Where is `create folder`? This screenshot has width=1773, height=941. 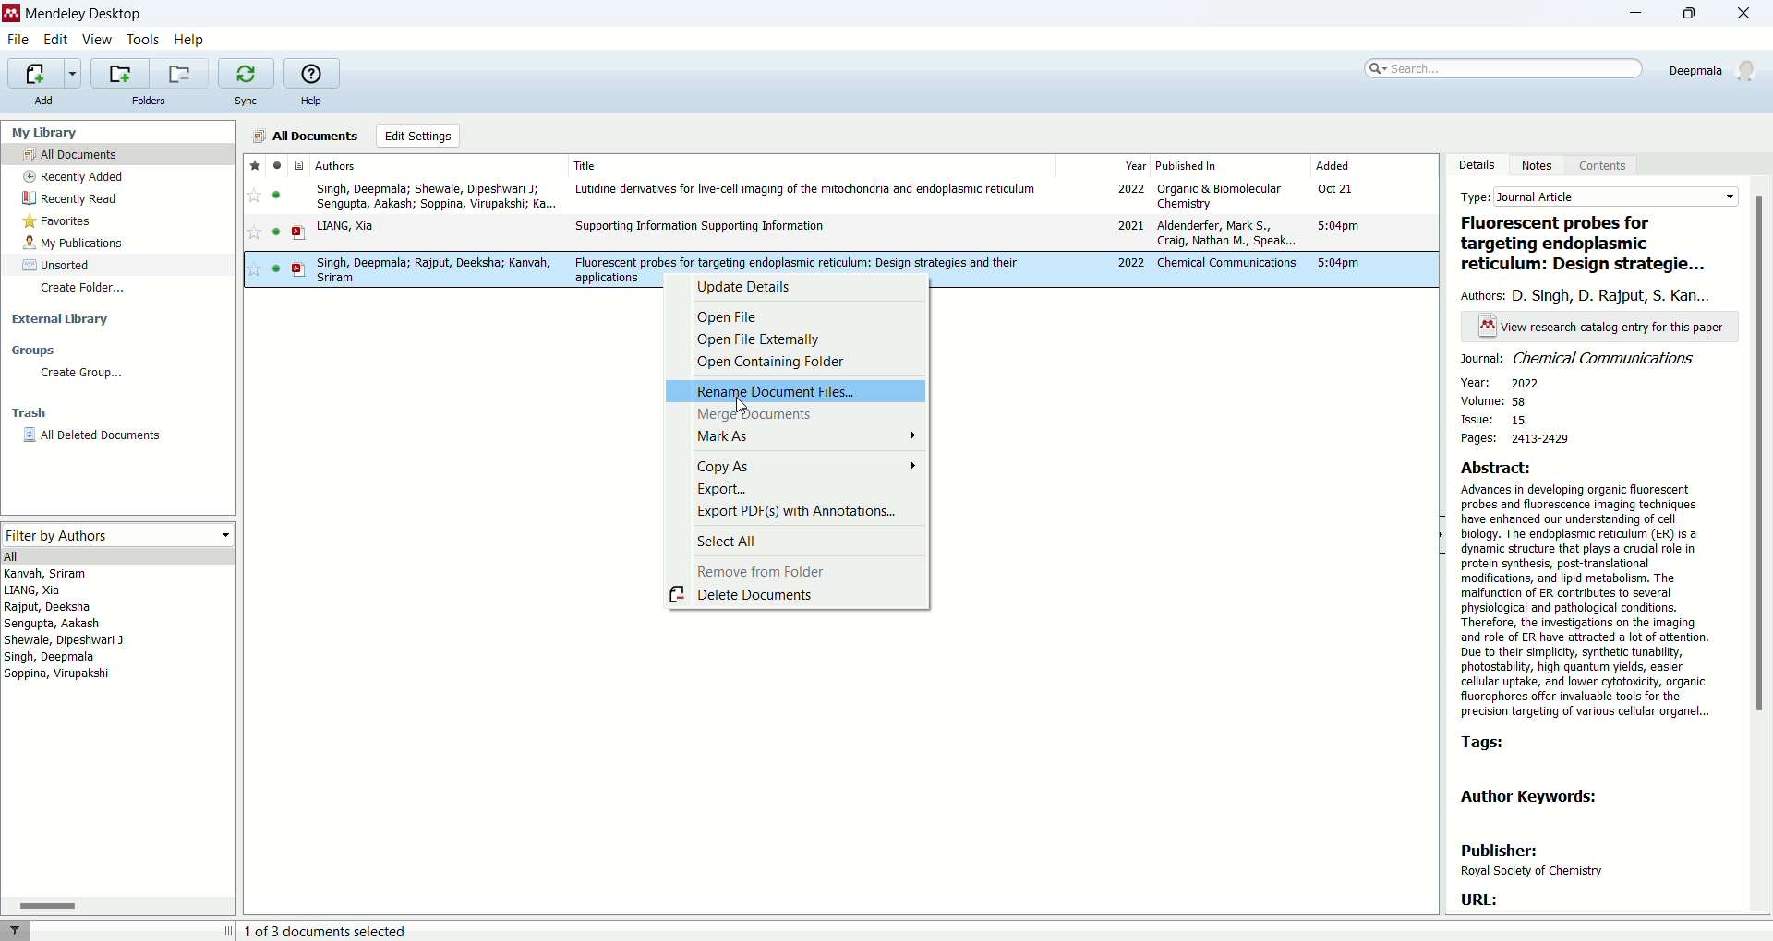
create folder is located at coordinates (85, 292).